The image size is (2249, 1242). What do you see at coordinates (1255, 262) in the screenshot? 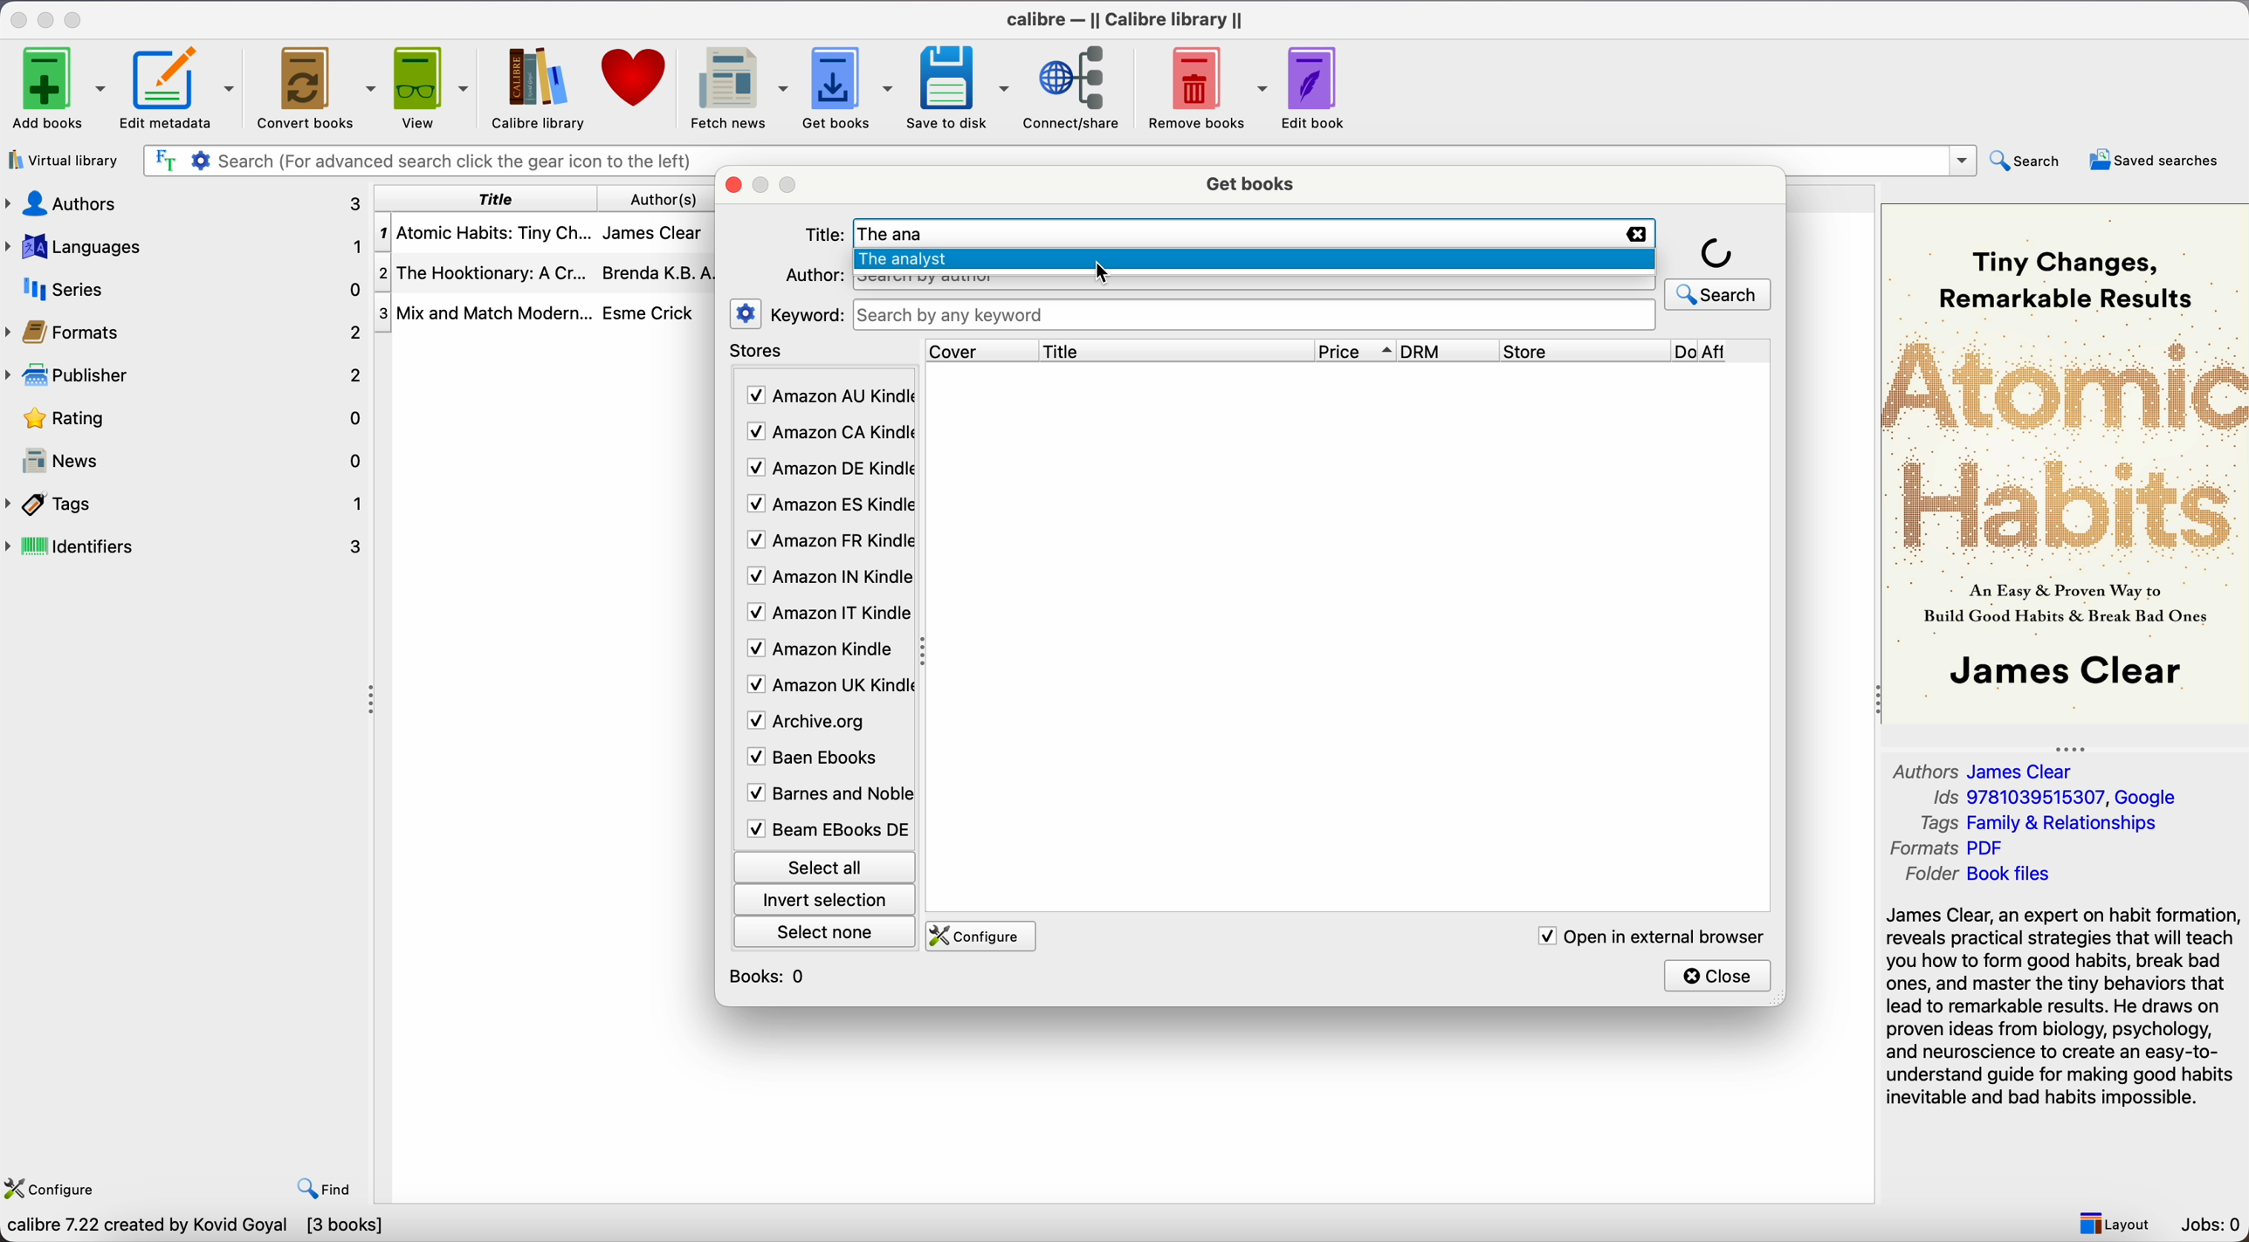
I see `The analyst` at bounding box center [1255, 262].